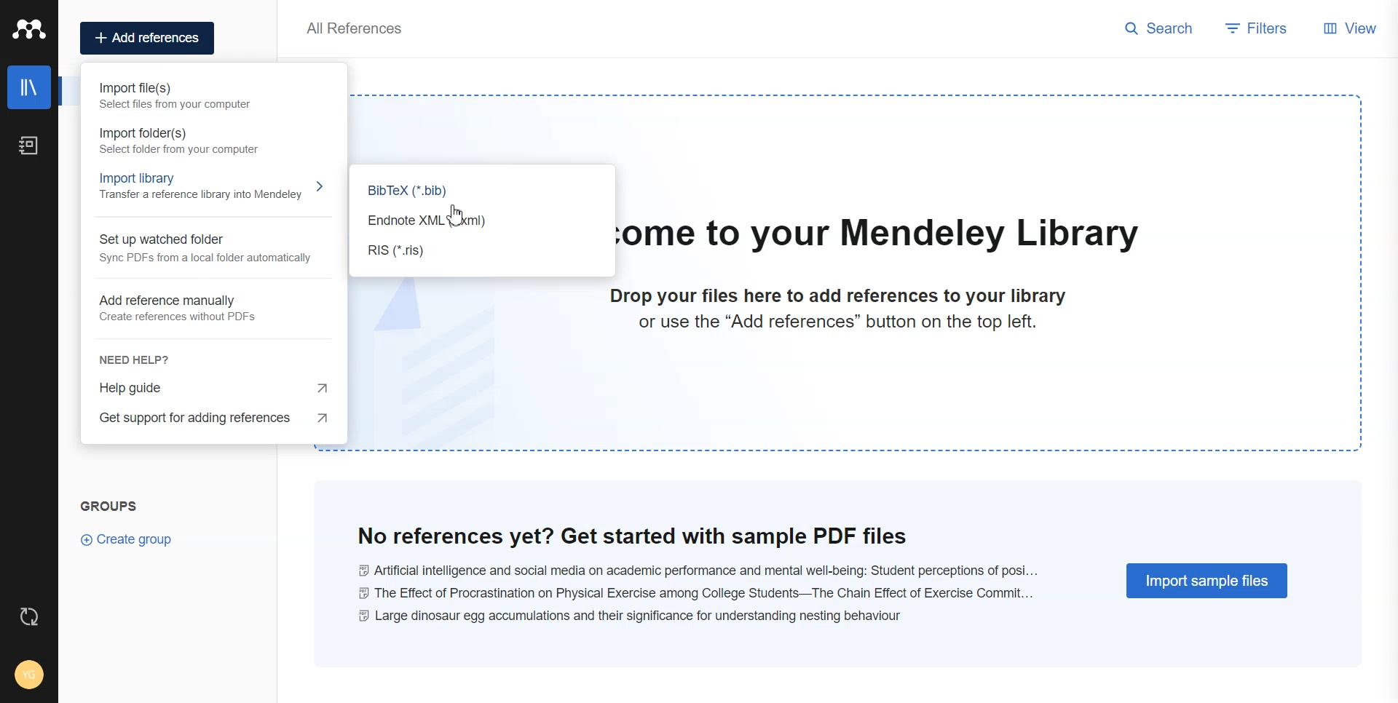 This screenshot has height=703, width=1398. I want to click on Search, so click(1161, 28).